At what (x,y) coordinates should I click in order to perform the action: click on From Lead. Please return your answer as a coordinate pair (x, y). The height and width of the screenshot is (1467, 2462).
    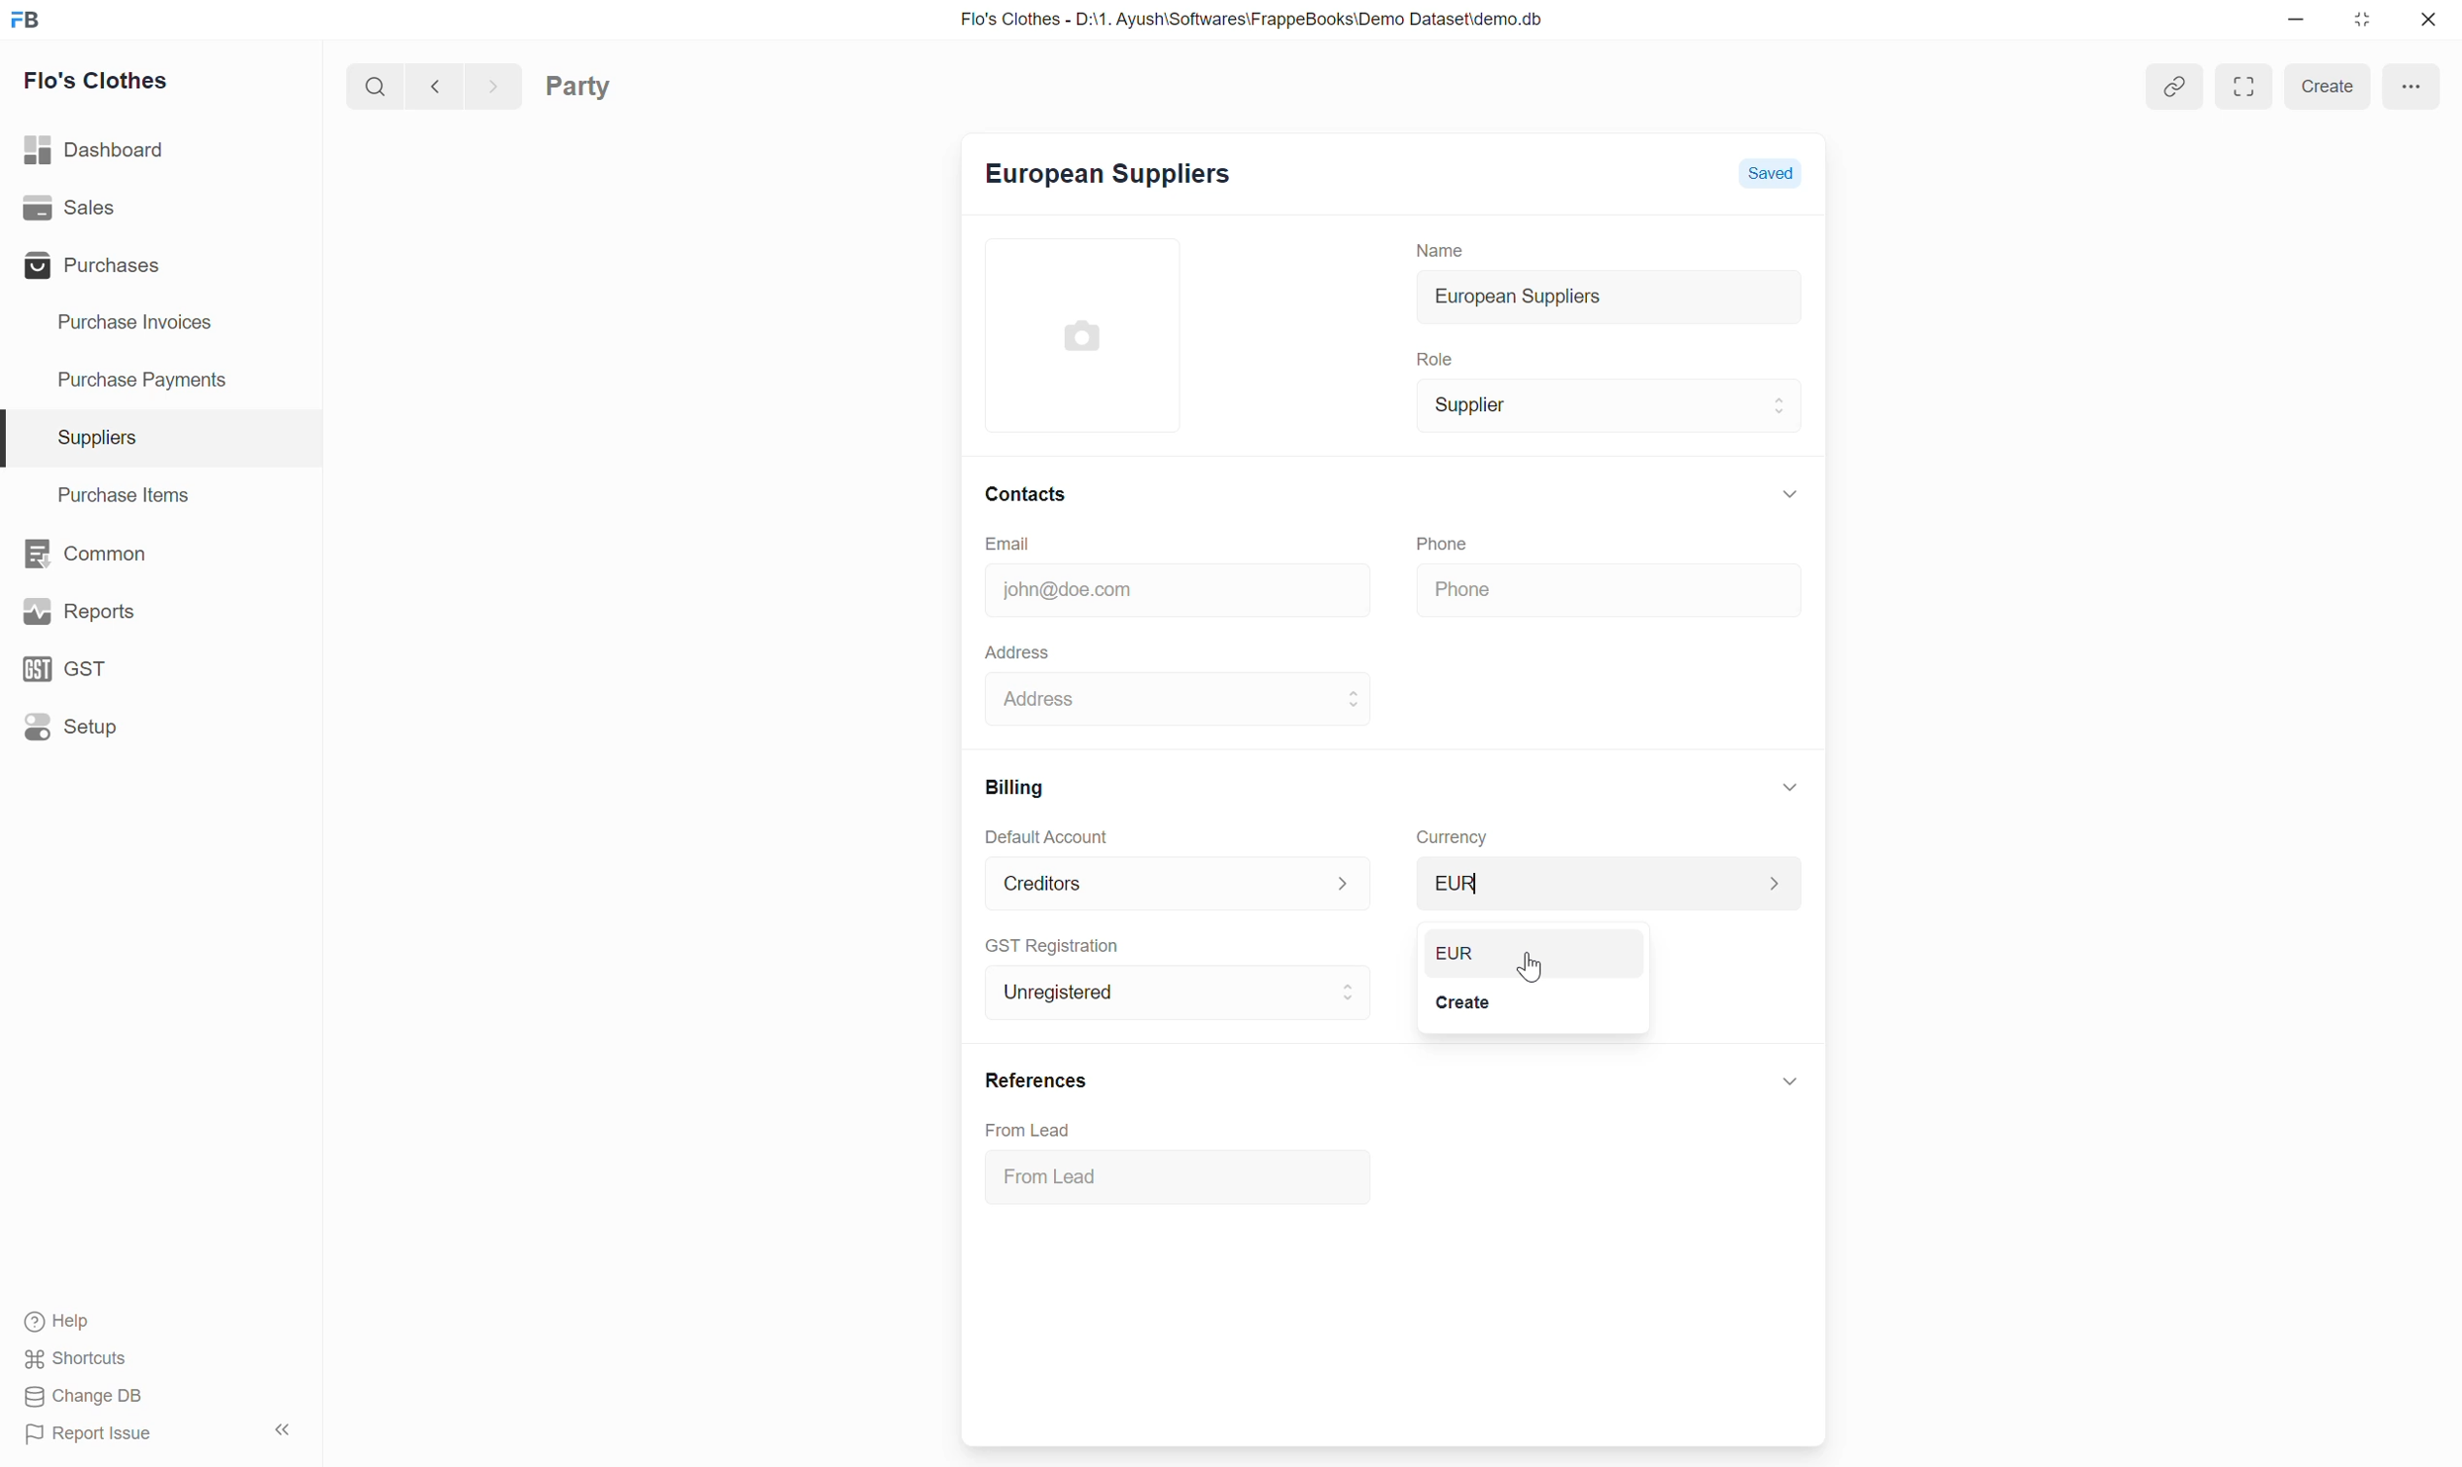
    Looking at the image, I should click on (1042, 1129).